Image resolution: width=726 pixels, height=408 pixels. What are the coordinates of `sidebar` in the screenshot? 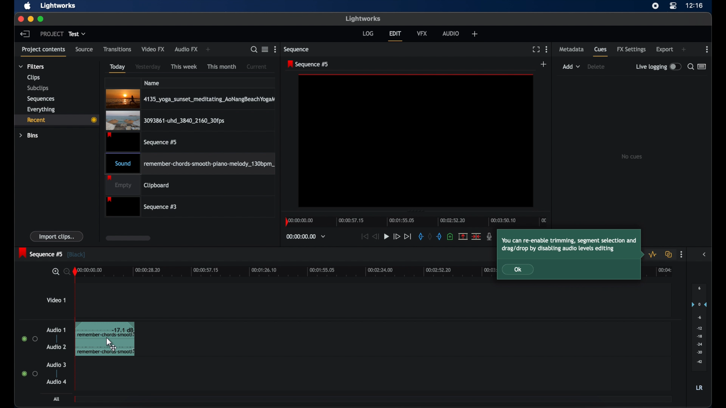 It's located at (705, 254).